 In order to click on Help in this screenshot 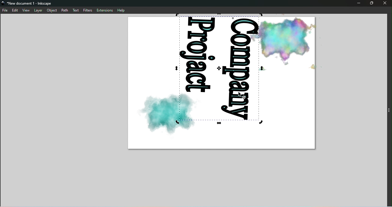, I will do `click(121, 10)`.